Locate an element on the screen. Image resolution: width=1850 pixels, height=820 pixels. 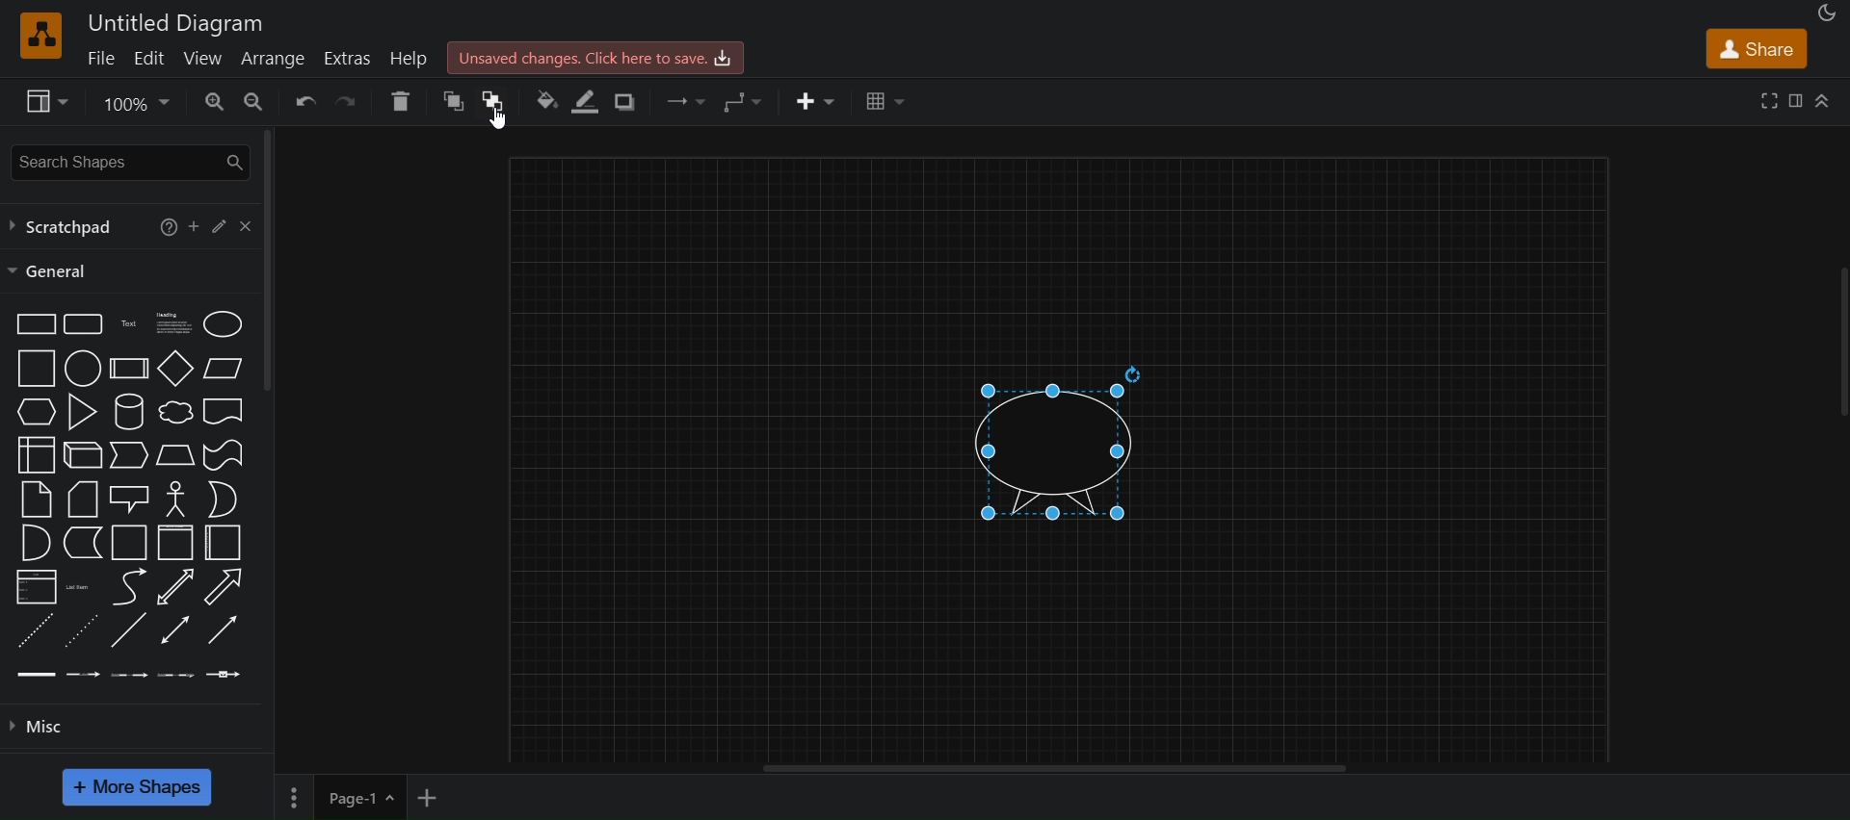
cursor is located at coordinates (498, 117).